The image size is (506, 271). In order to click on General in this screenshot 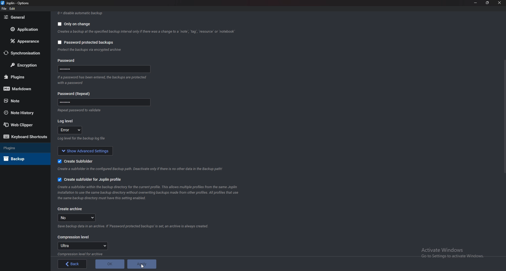, I will do `click(25, 17)`.